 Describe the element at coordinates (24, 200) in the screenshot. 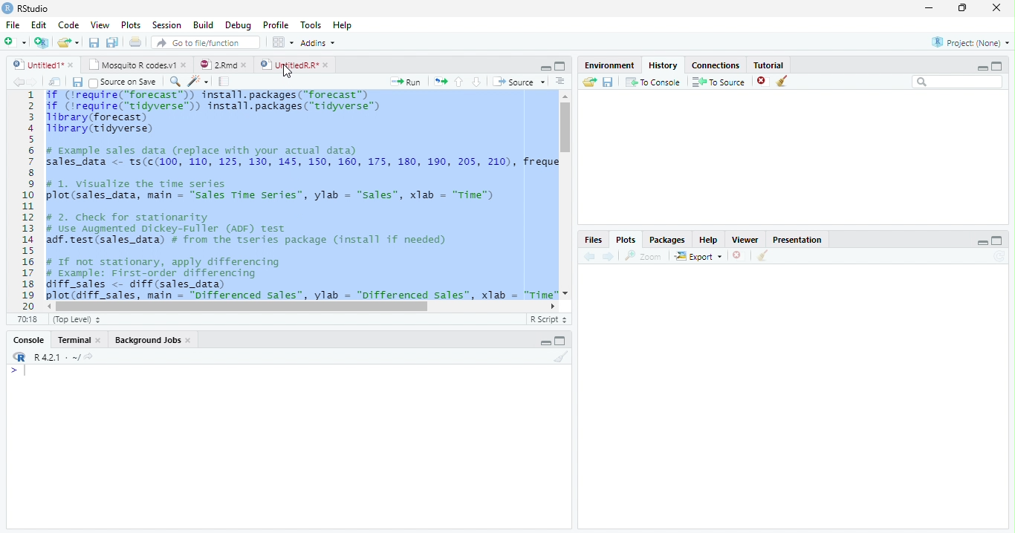

I see `Row number` at that location.